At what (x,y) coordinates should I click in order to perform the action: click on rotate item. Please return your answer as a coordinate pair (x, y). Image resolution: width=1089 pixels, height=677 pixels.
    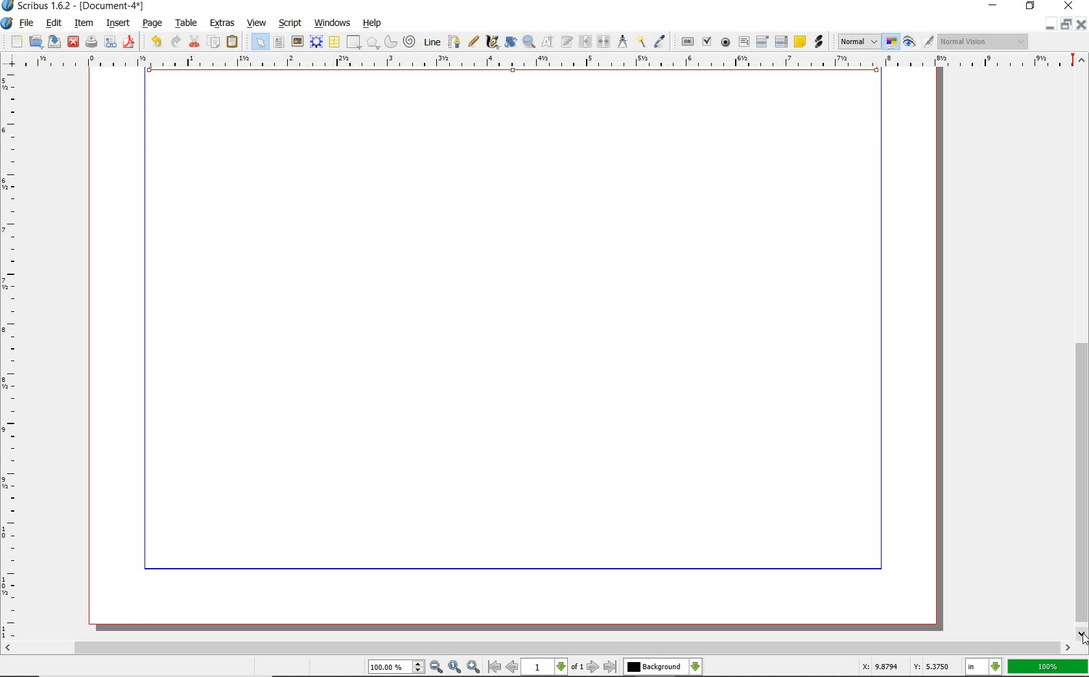
    Looking at the image, I should click on (510, 43).